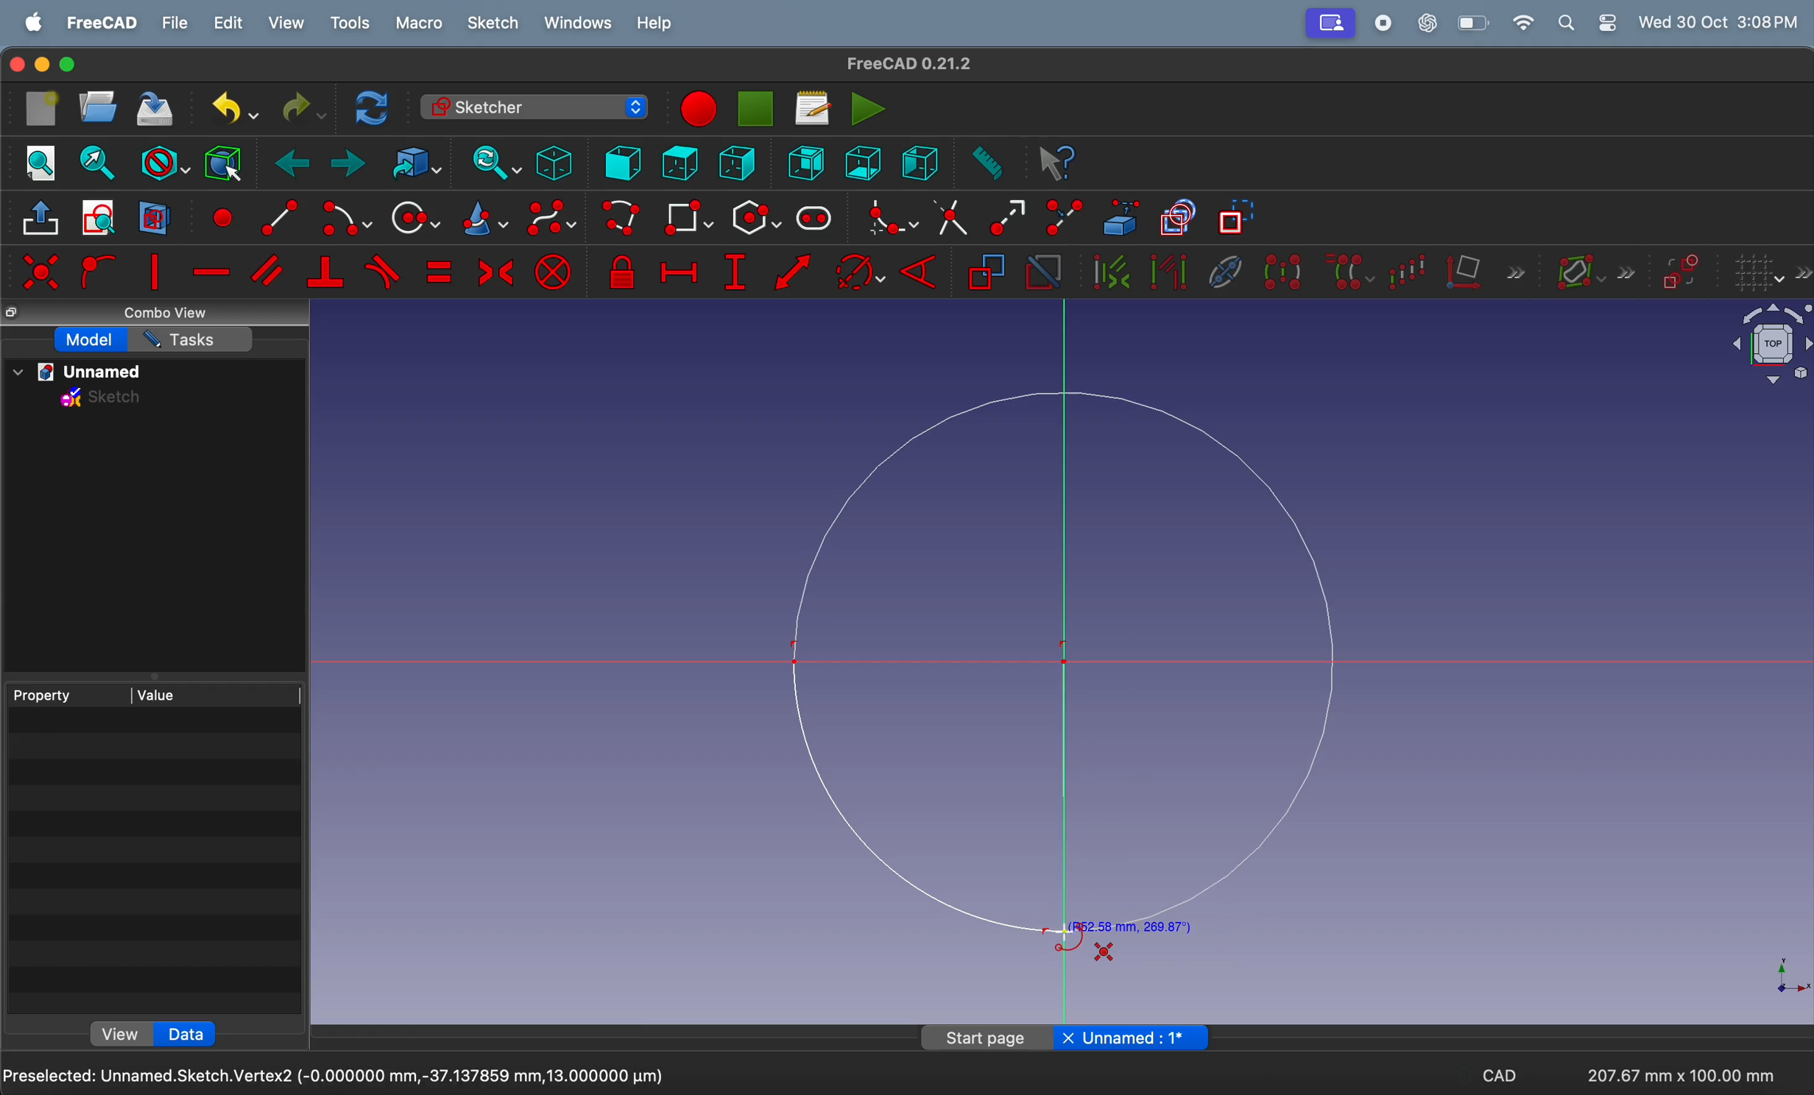  Describe the element at coordinates (755, 219) in the screenshot. I see `create external polygon` at that location.